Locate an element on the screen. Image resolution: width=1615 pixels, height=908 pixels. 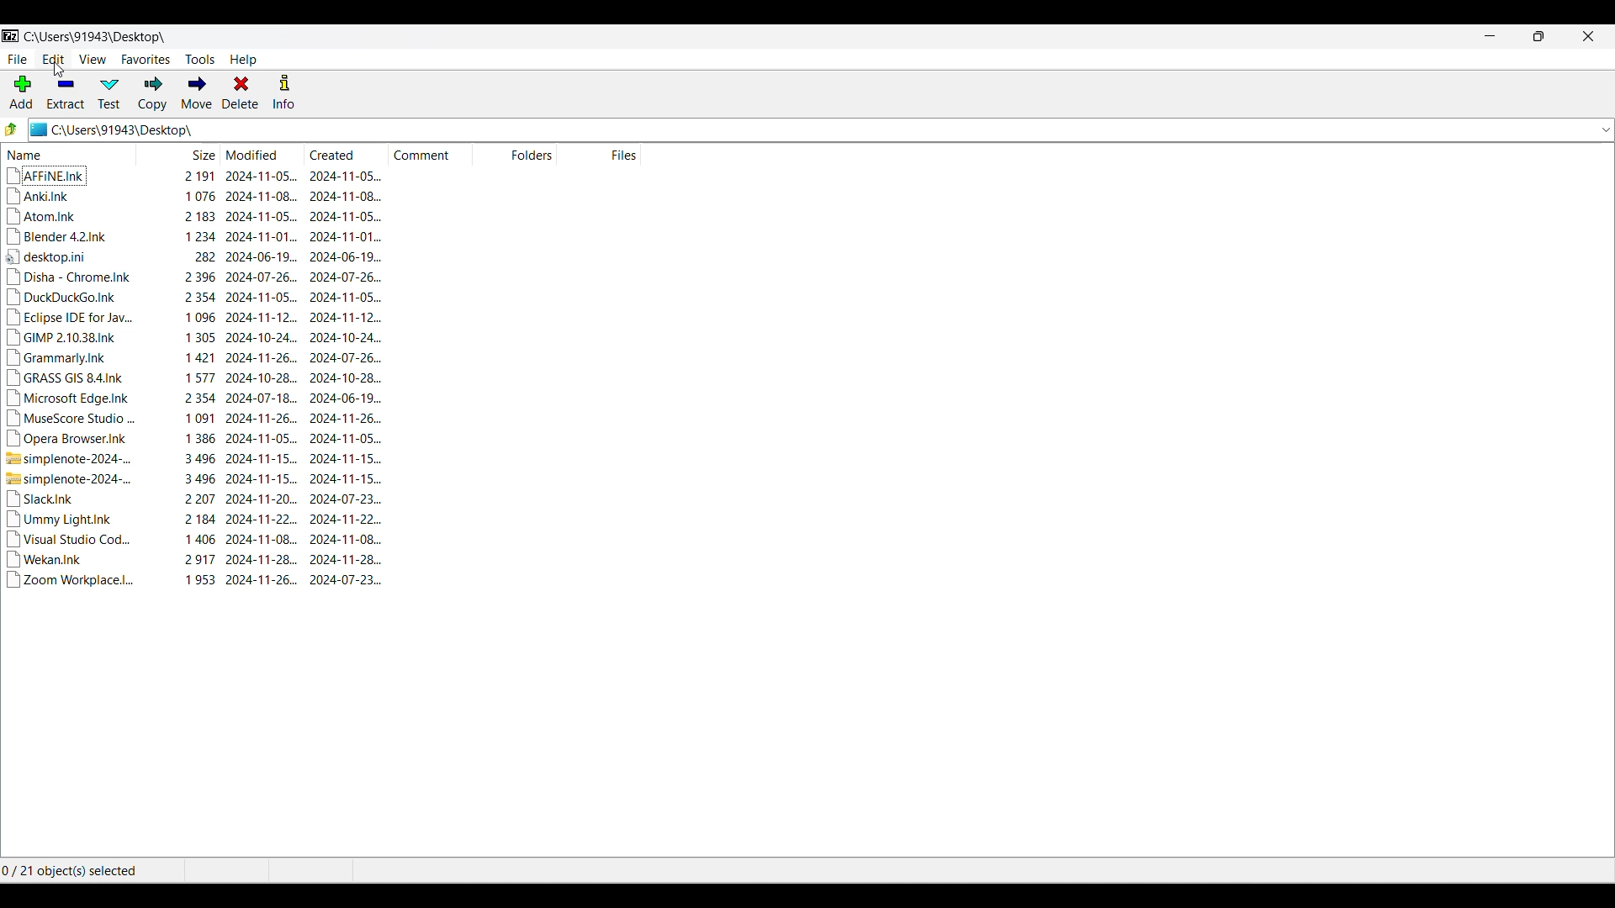
Details of each file in current folder with respect to the column under each is located at coordinates (202, 378).